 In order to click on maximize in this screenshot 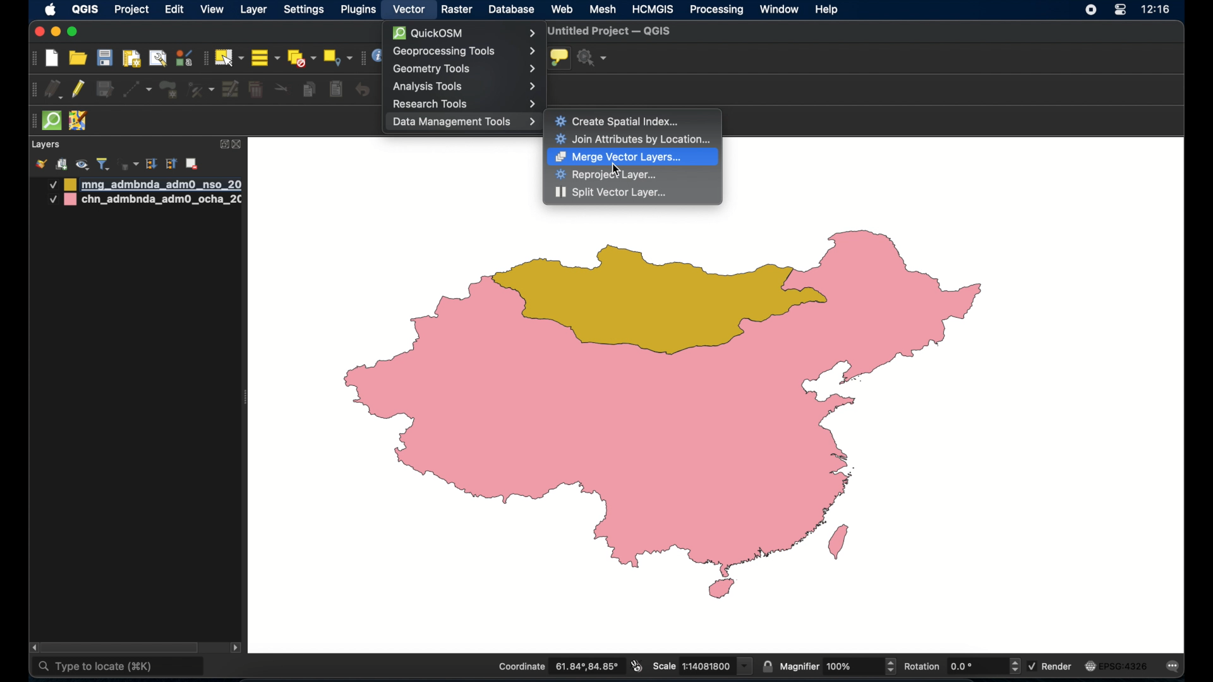, I will do `click(73, 32)`.